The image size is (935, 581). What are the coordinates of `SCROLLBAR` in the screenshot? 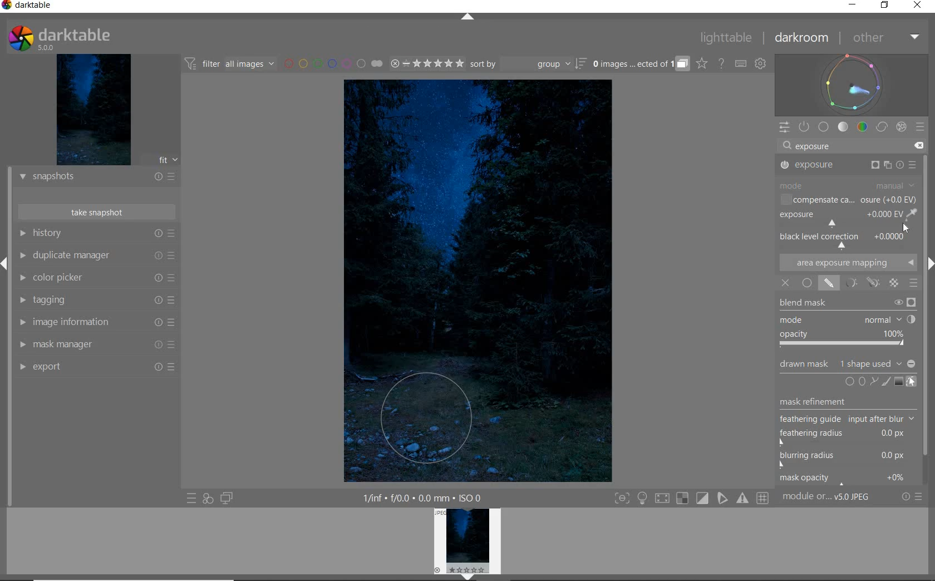 It's located at (929, 203).